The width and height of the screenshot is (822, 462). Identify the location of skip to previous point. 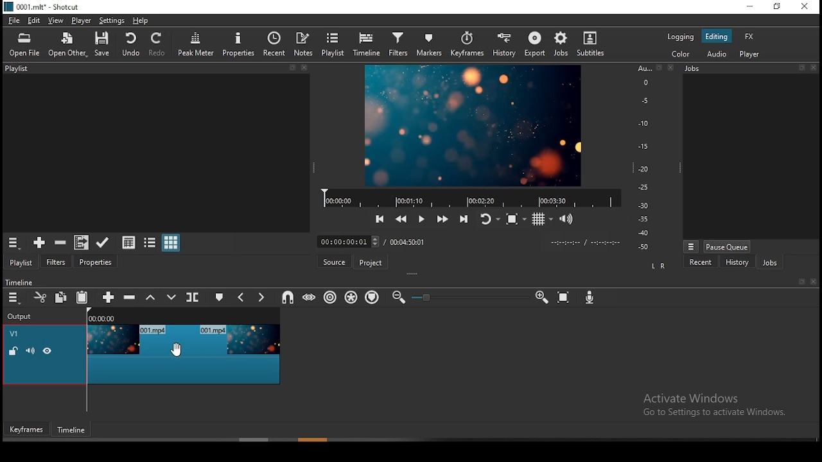
(381, 217).